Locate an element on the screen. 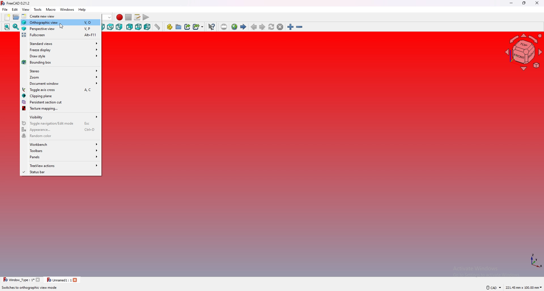 The width and height of the screenshot is (544, 291). macro is located at coordinates (51, 9).